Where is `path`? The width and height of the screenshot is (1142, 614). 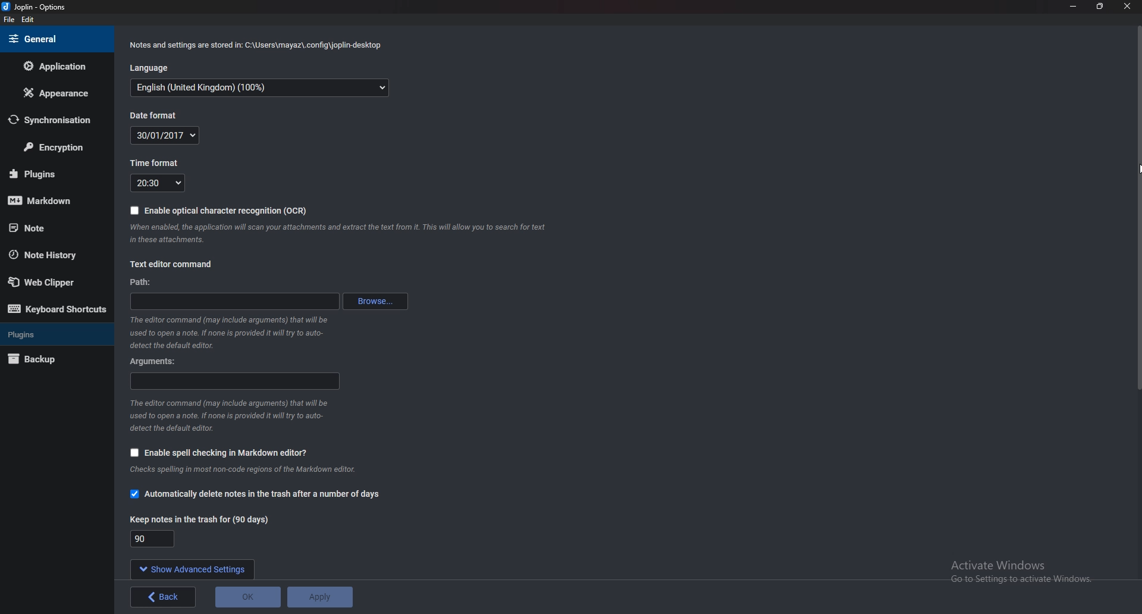
path is located at coordinates (238, 300).